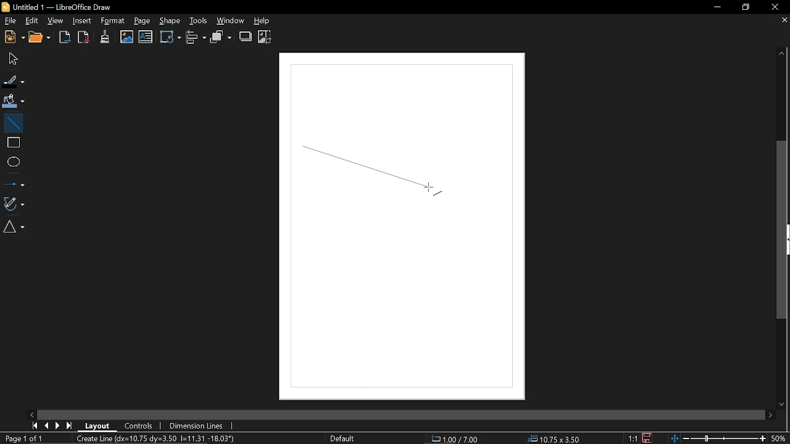 This screenshot has height=444, width=790. What do you see at coordinates (12, 81) in the screenshot?
I see `Fll line` at bounding box center [12, 81].